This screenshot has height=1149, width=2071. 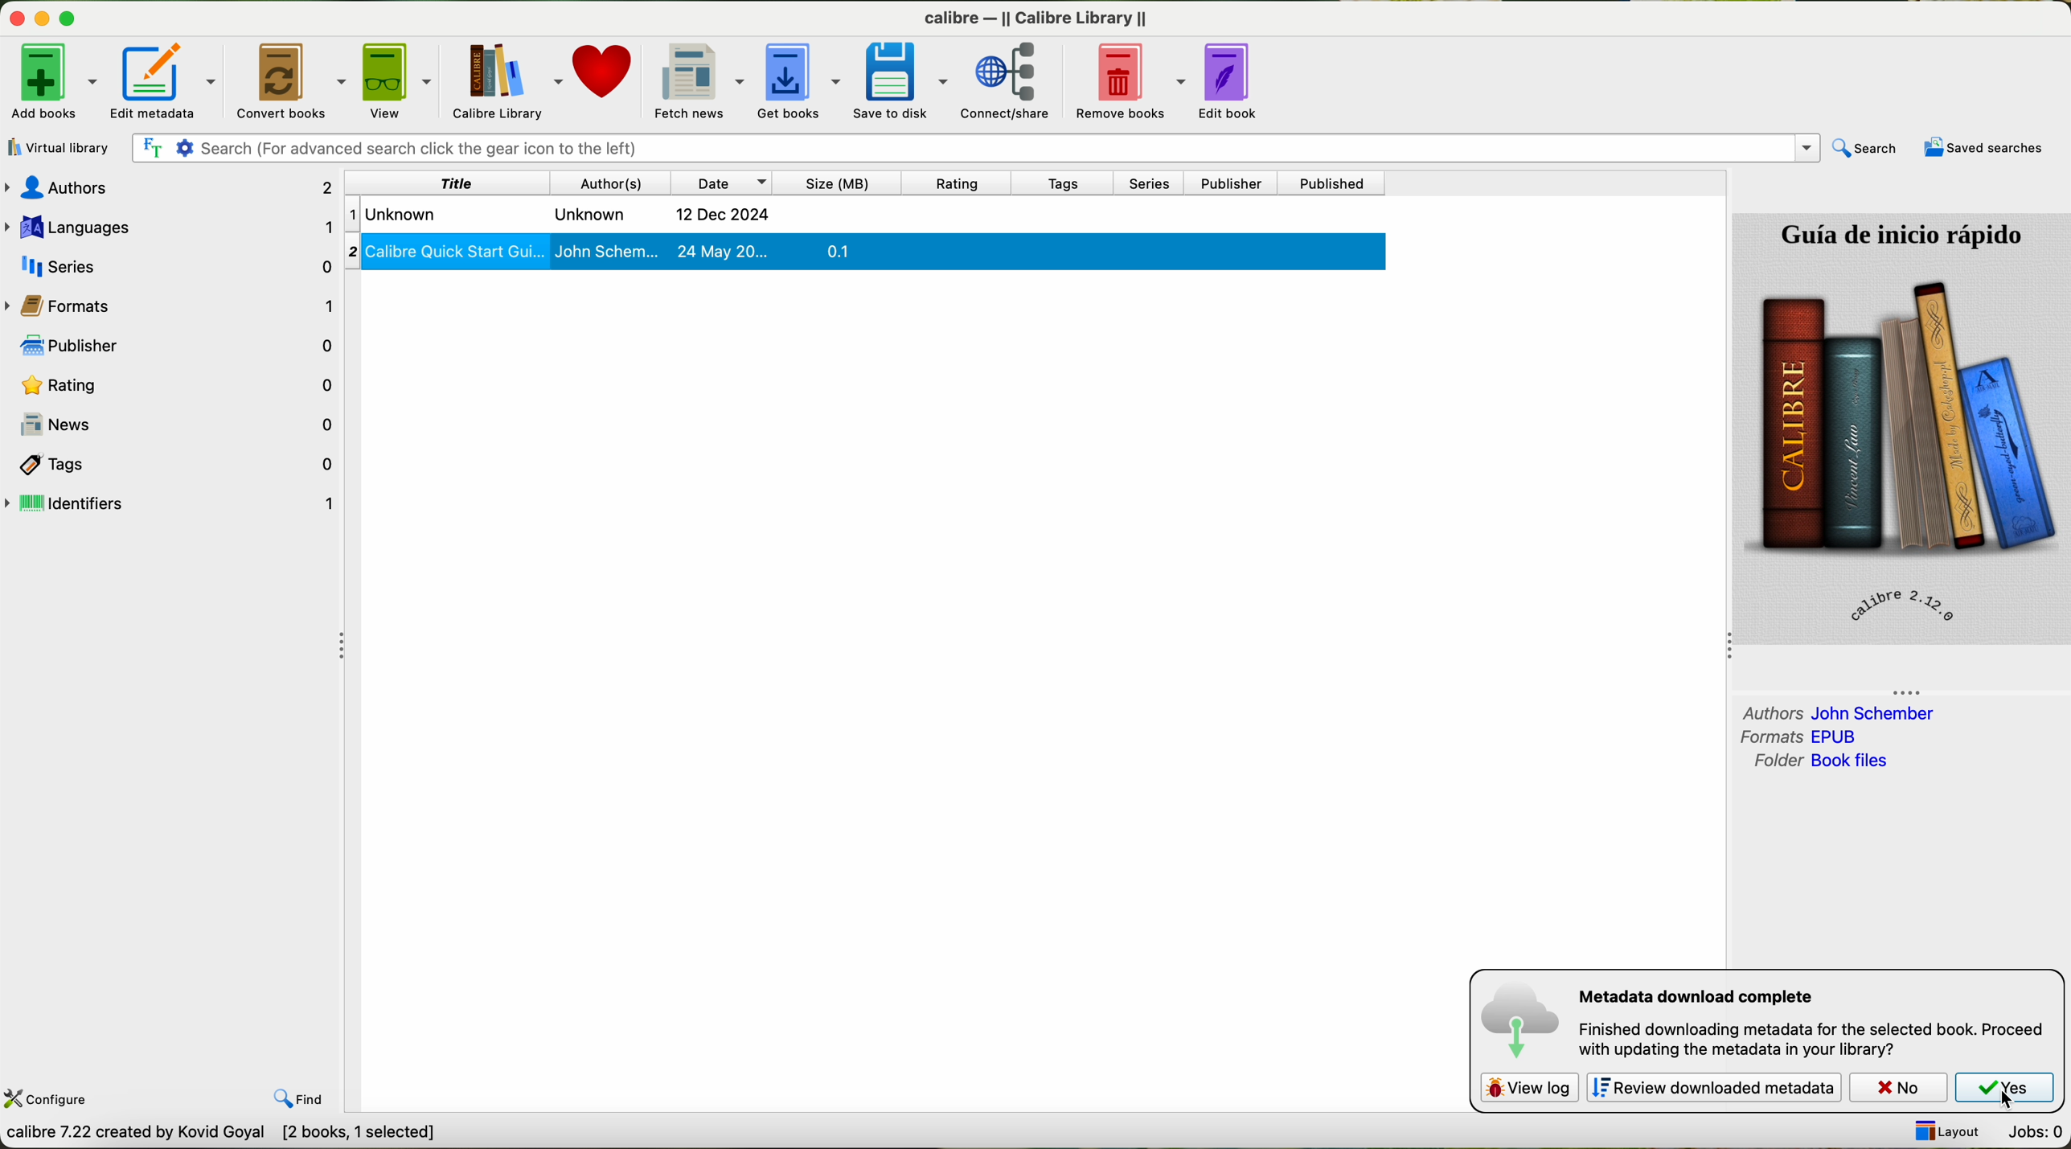 What do you see at coordinates (1819, 762) in the screenshot?
I see `folder` at bounding box center [1819, 762].